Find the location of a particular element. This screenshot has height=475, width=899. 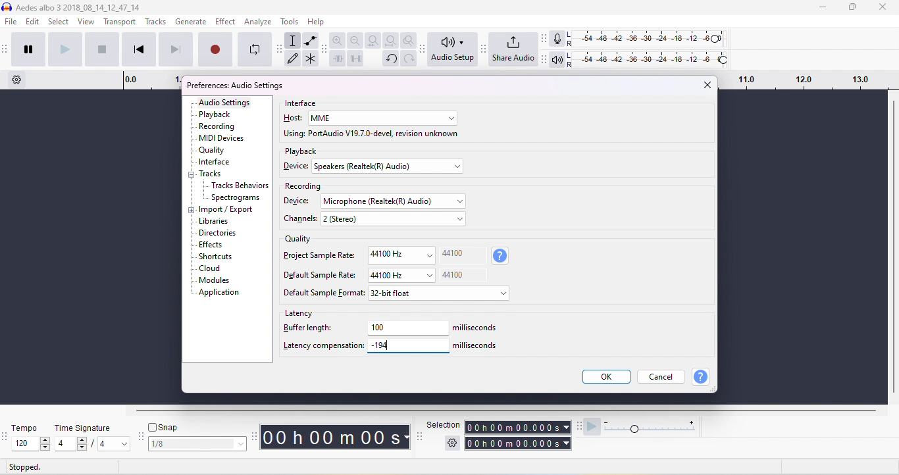

audacity time tool bar is located at coordinates (256, 436).